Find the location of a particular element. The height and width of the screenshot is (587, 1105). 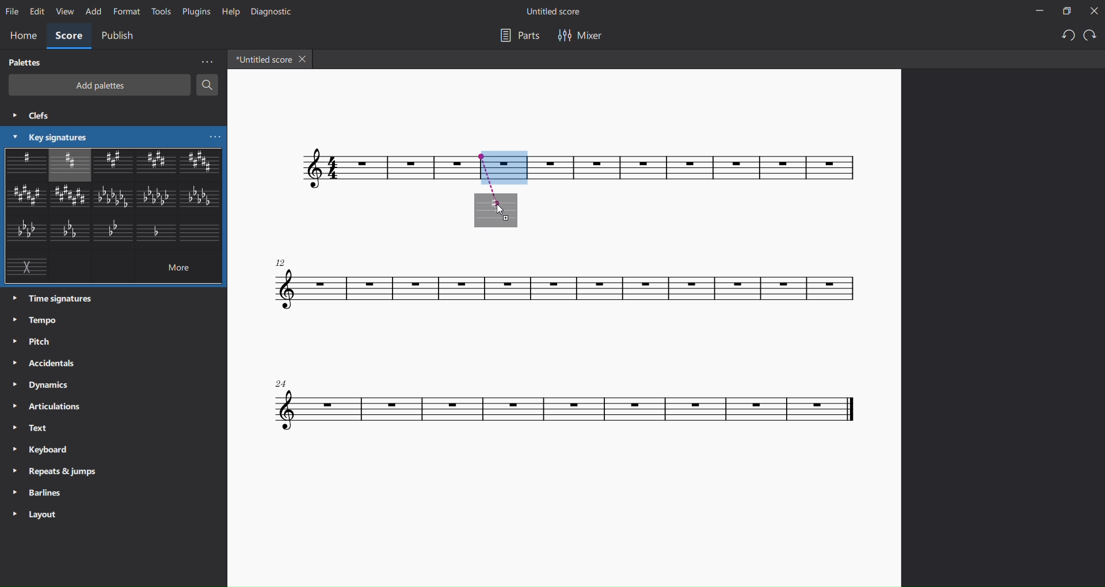

help is located at coordinates (228, 11).